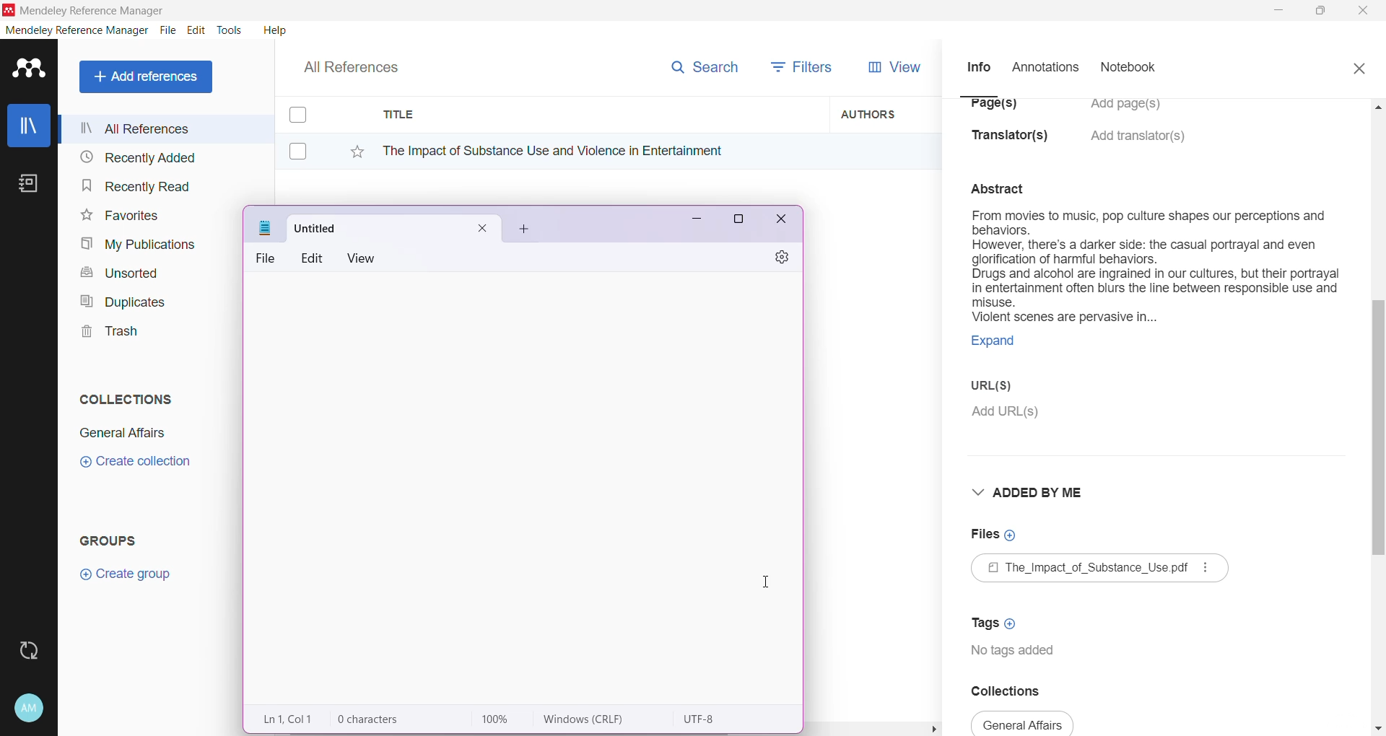 This screenshot has height=736, width=1386. Describe the element at coordinates (274, 30) in the screenshot. I see `Help` at that location.